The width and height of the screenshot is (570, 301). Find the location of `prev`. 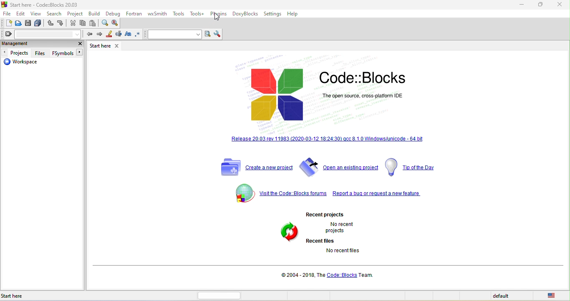

prev is located at coordinates (88, 33).